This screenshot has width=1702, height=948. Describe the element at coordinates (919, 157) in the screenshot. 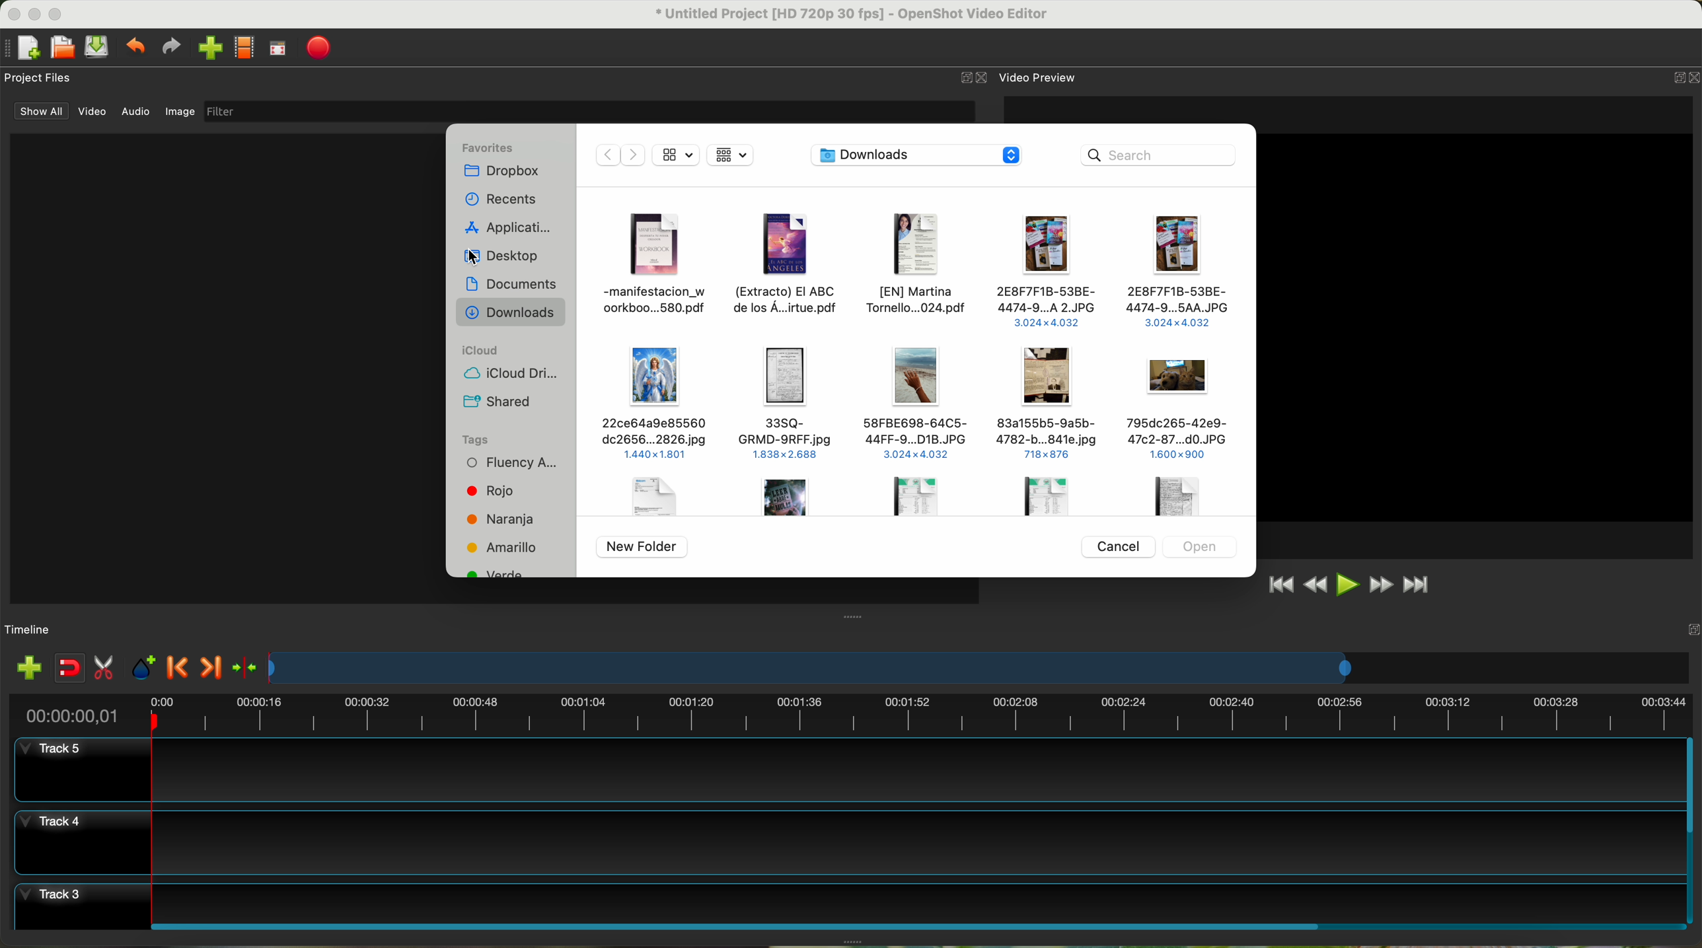

I see `desktop` at that location.